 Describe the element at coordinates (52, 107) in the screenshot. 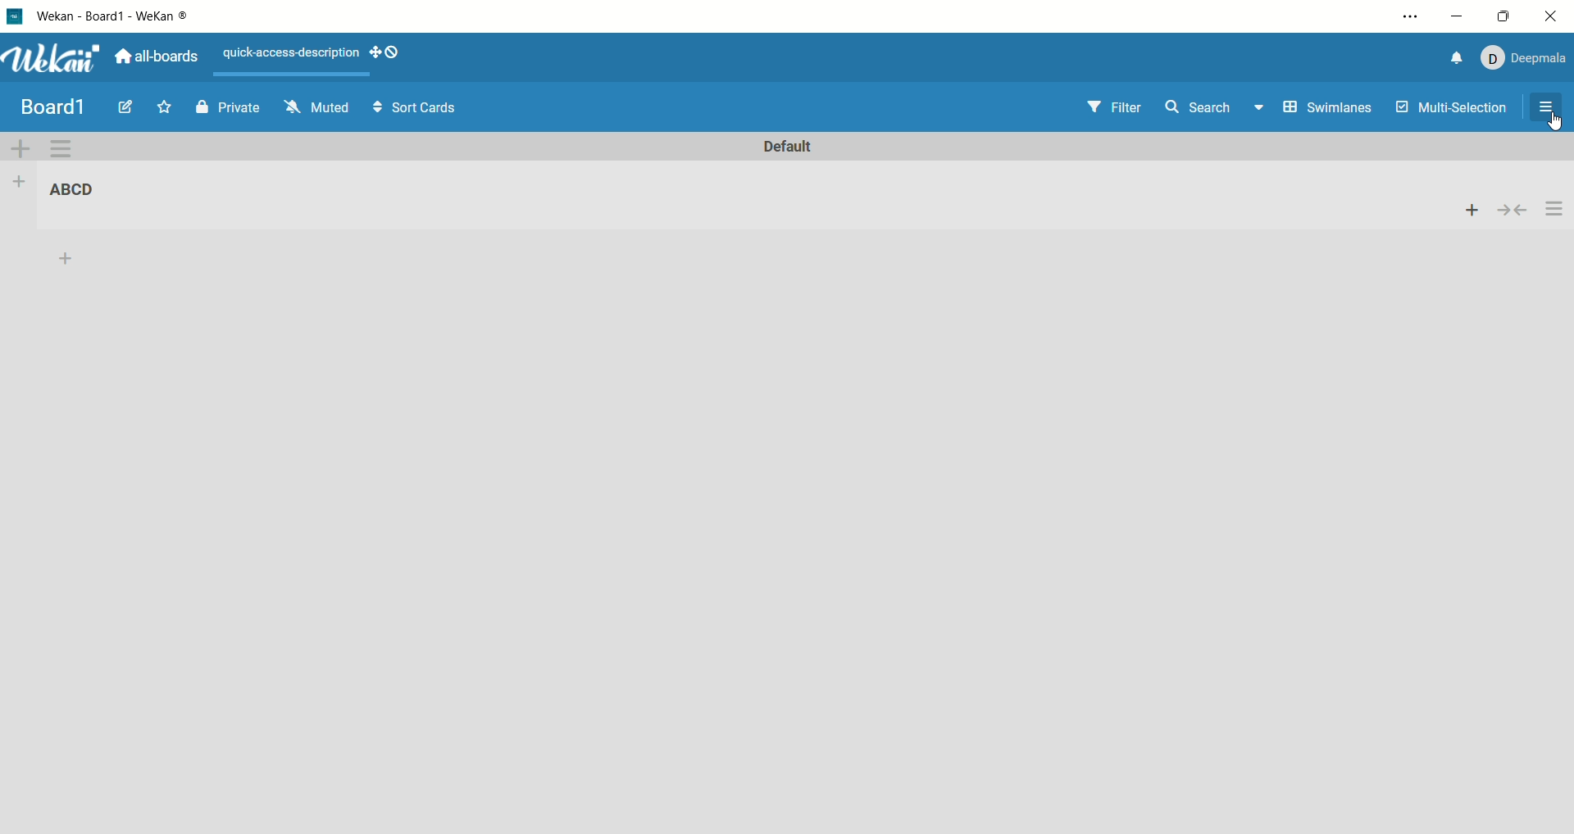

I see `title` at that location.